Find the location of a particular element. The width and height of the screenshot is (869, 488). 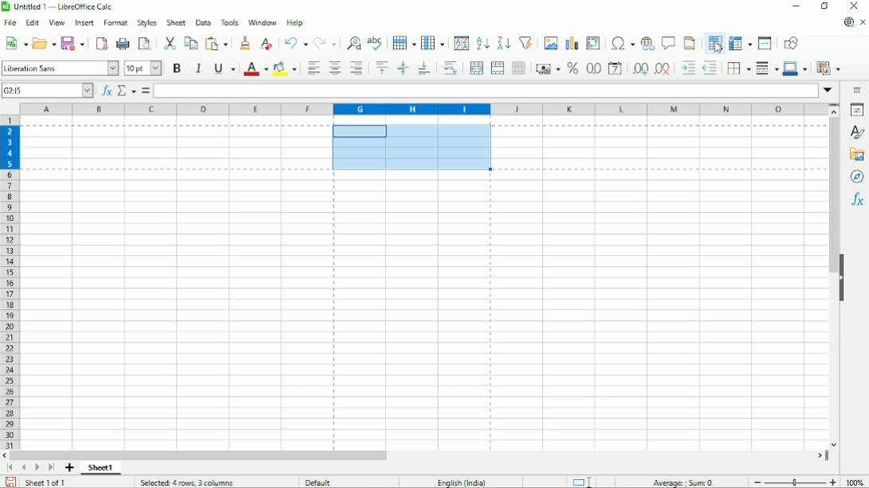

Italic is located at coordinates (198, 68).